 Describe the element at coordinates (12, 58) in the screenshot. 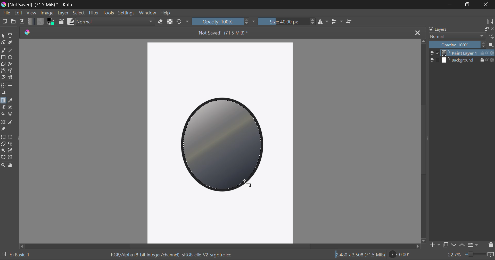

I see `Elipses` at that location.